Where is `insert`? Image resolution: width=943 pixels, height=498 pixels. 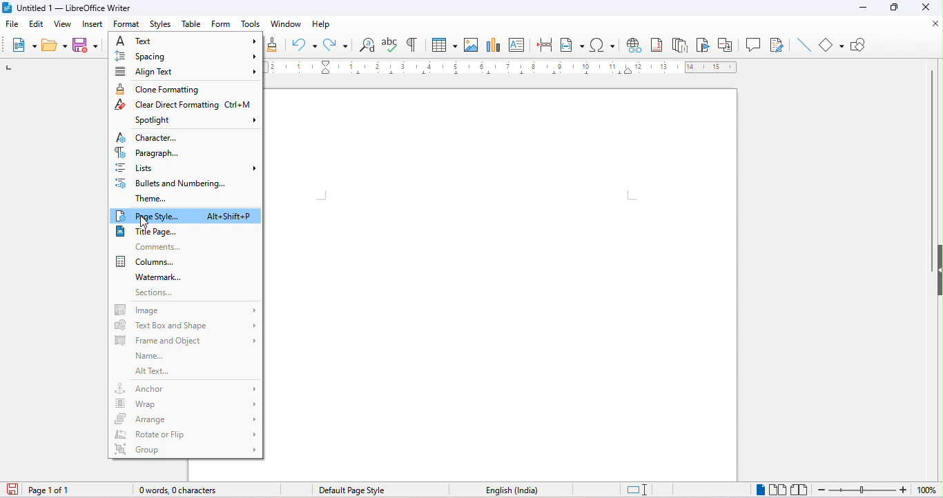 insert is located at coordinates (94, 26).